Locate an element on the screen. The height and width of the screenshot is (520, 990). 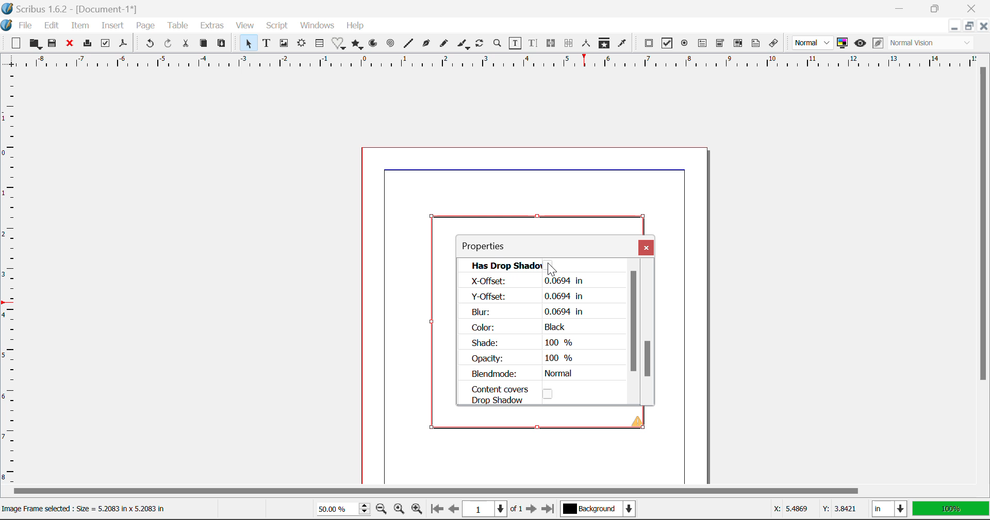
| X-Offset: 0.0694 in is located at coordinates (525, 281).